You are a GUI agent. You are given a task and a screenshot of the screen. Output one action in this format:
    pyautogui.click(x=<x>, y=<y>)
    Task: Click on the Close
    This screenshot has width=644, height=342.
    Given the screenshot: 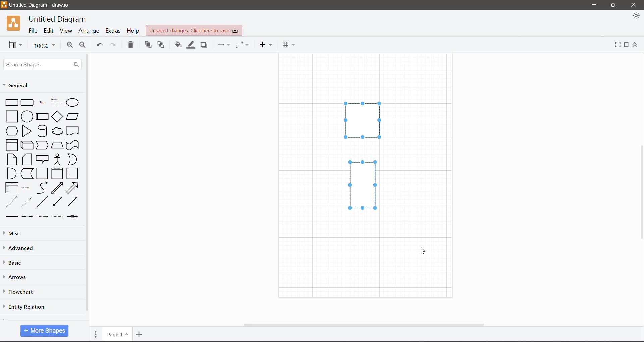 What is the action you would take?
    pyautogui.click(x=635, y=5)
    